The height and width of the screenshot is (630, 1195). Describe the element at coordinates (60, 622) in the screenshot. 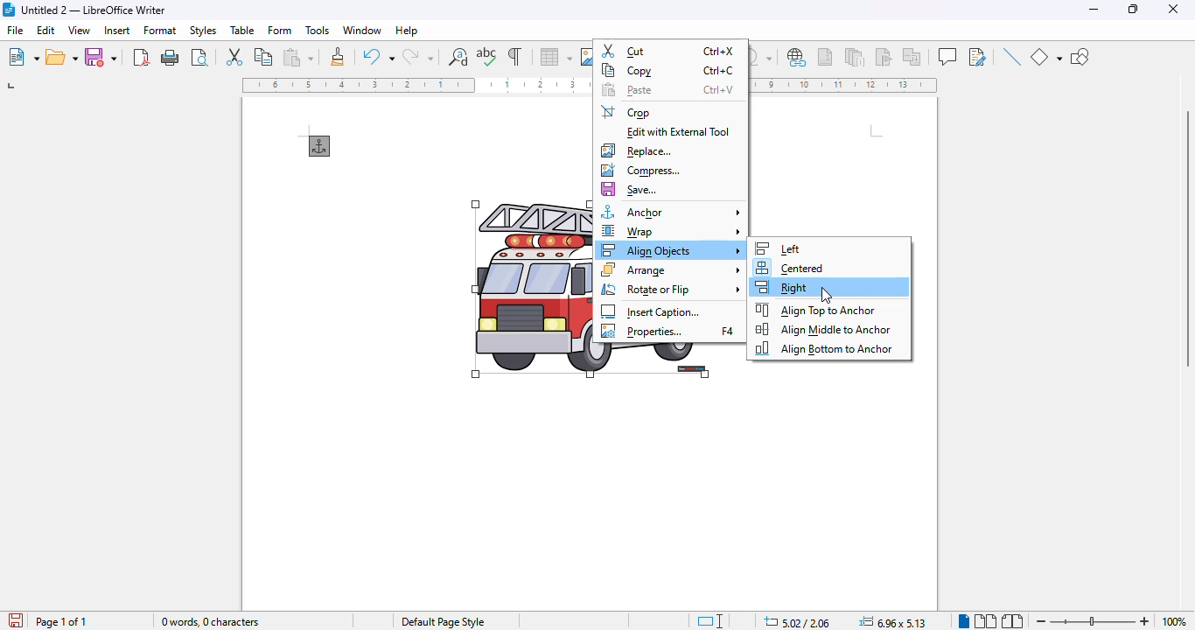

I see `page 1 of 1` at that location.